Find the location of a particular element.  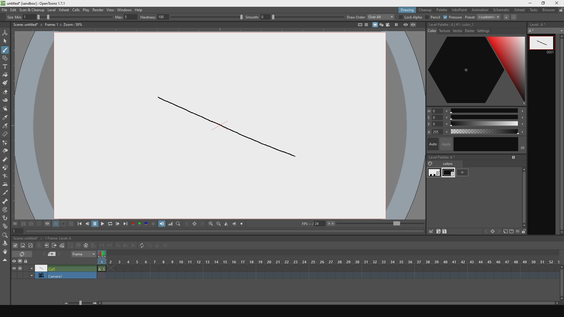

draw is located at coordinates (6, 49).